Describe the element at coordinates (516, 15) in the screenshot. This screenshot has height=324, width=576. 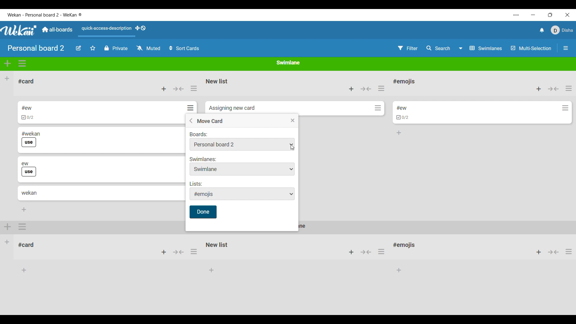
I see `More settings` at that location.